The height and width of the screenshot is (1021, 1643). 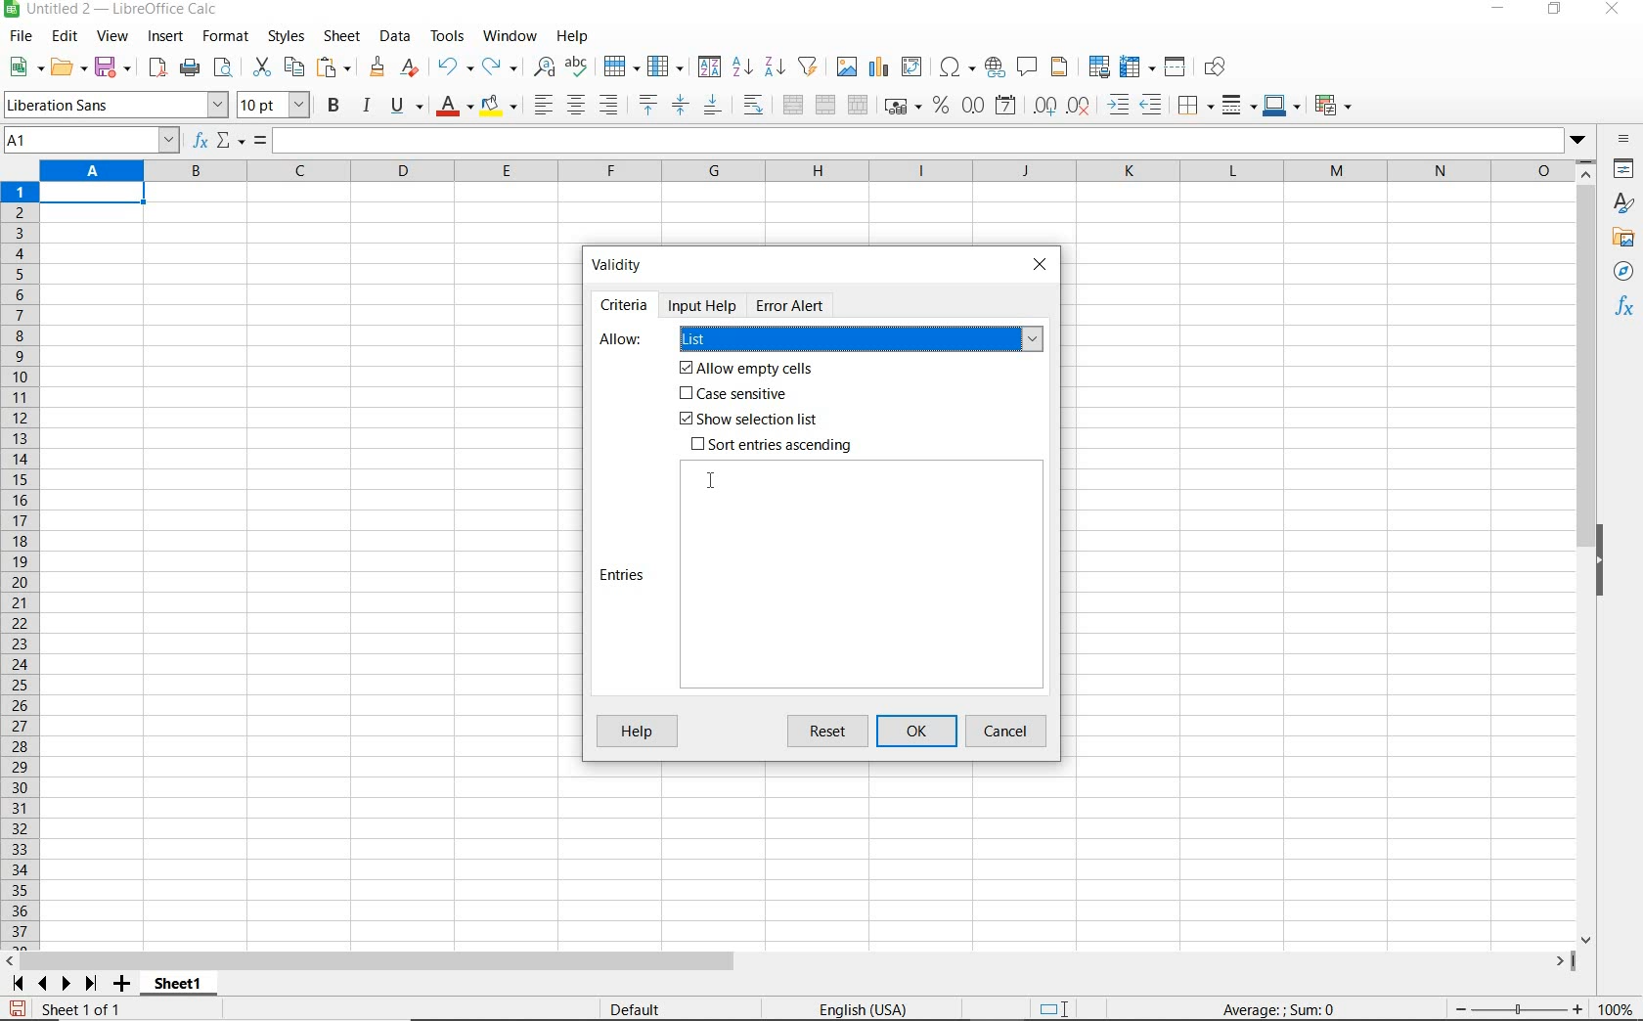 What do you see at coordinates (190, 67) in the screenshot?
I see `print` at bounding box center [190, 67].